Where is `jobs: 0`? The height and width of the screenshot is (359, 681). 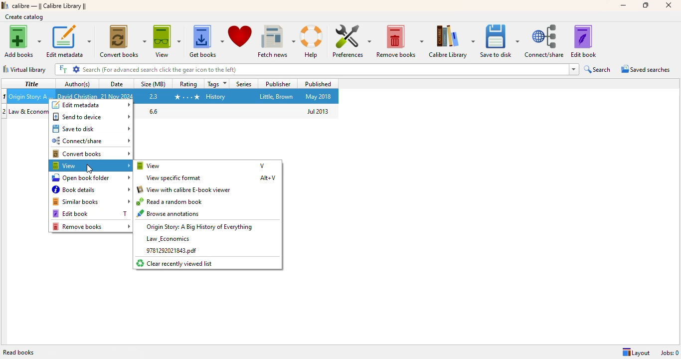
jobs: 0 is located at coordinates (670, 353).